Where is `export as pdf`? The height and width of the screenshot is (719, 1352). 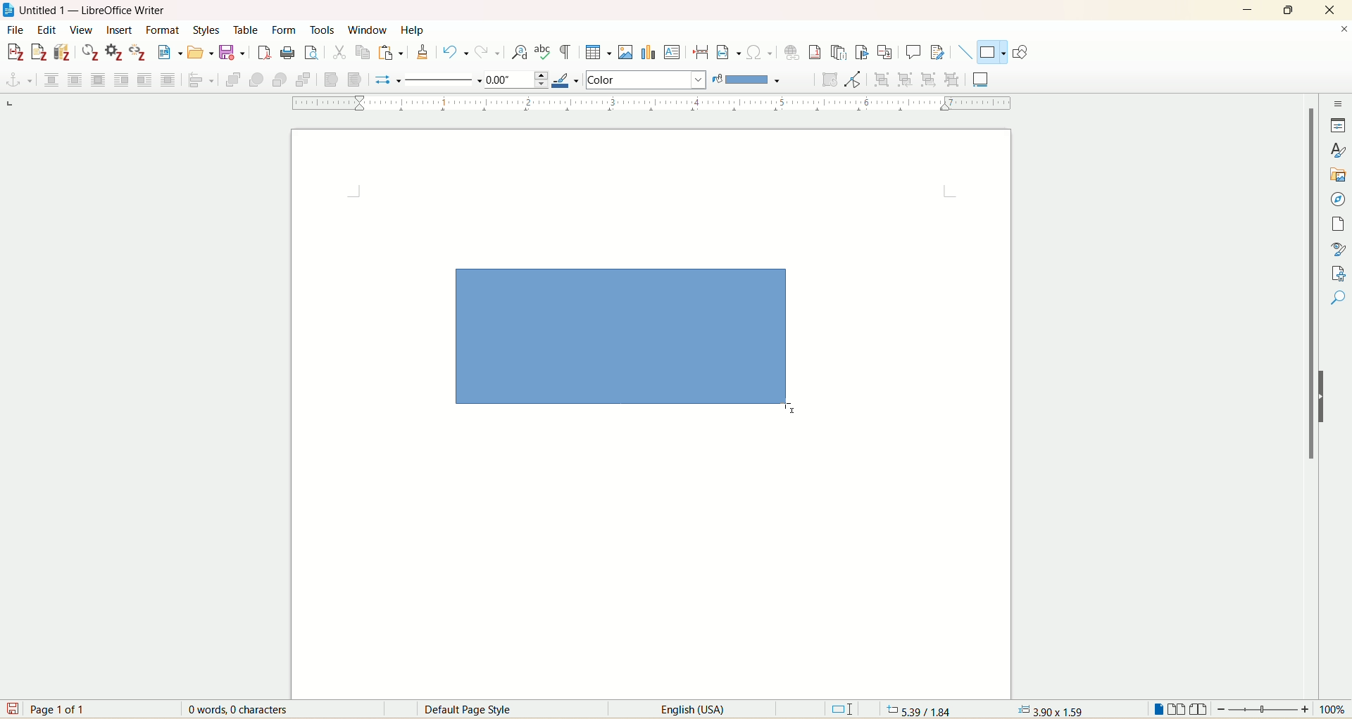
export as pdf is located at coordinates (263, 53).